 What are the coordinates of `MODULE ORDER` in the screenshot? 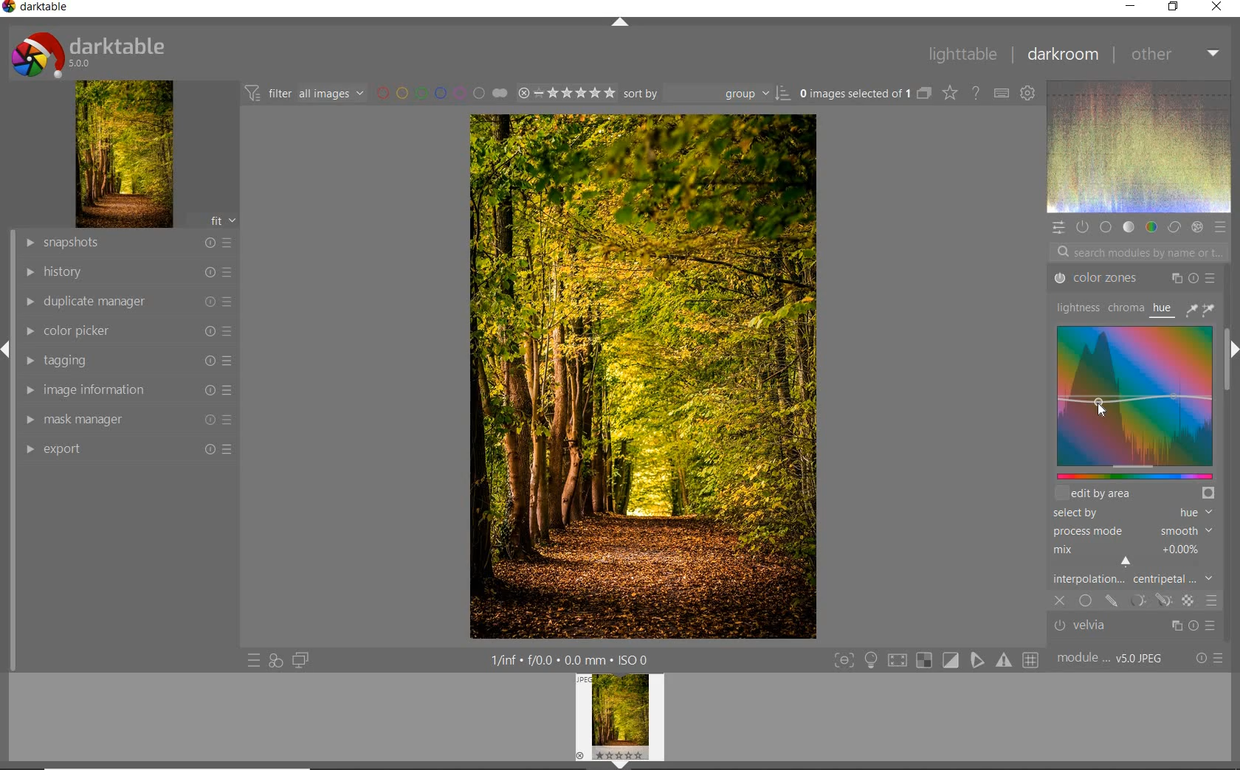 It's located at (1112, 659).